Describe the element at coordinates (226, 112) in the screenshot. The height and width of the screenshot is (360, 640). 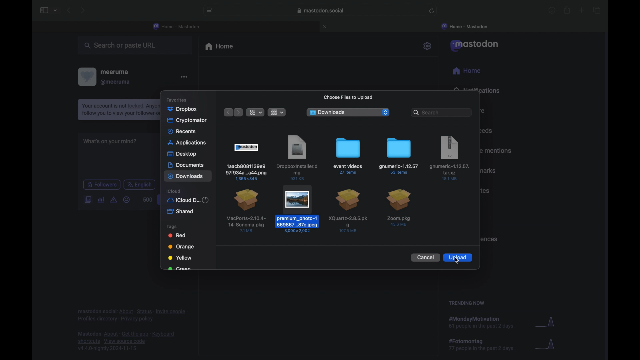
I see `previous` at that location.